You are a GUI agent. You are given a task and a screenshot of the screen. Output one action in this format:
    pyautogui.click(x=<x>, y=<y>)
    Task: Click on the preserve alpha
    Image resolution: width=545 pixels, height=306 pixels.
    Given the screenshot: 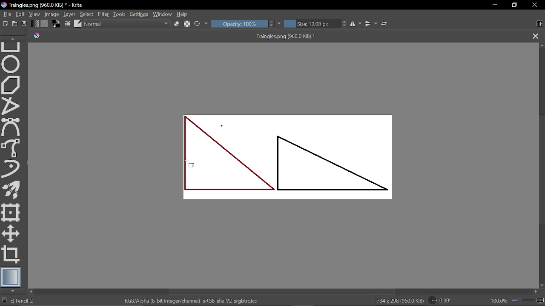 What is the action you would take?
    pyautogui.click(x=187, y=25)
    